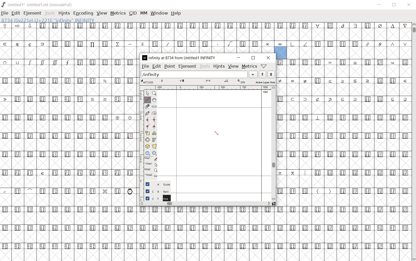 Image resolution: width=416 pixels, height=261 pixels. What do you see at coordinates (147, 93) in the screenshot?
I see `POINTER` at bounding box center [147, 93].